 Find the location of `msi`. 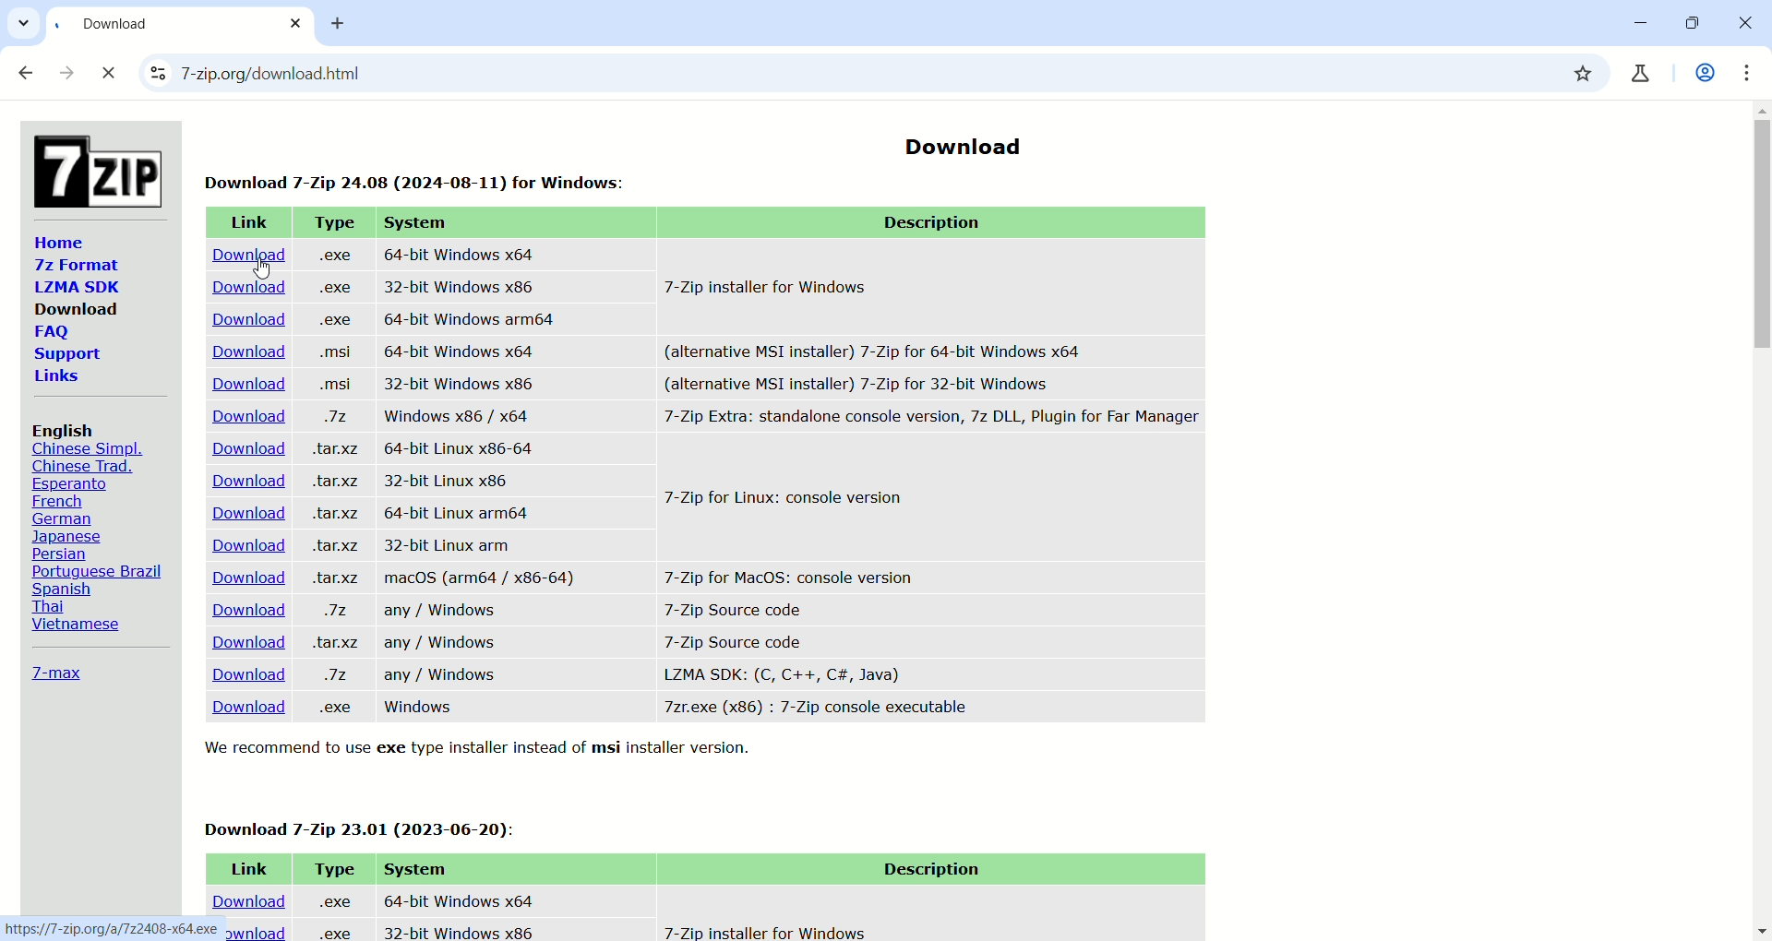

msi is located at coordinates (330, 383).